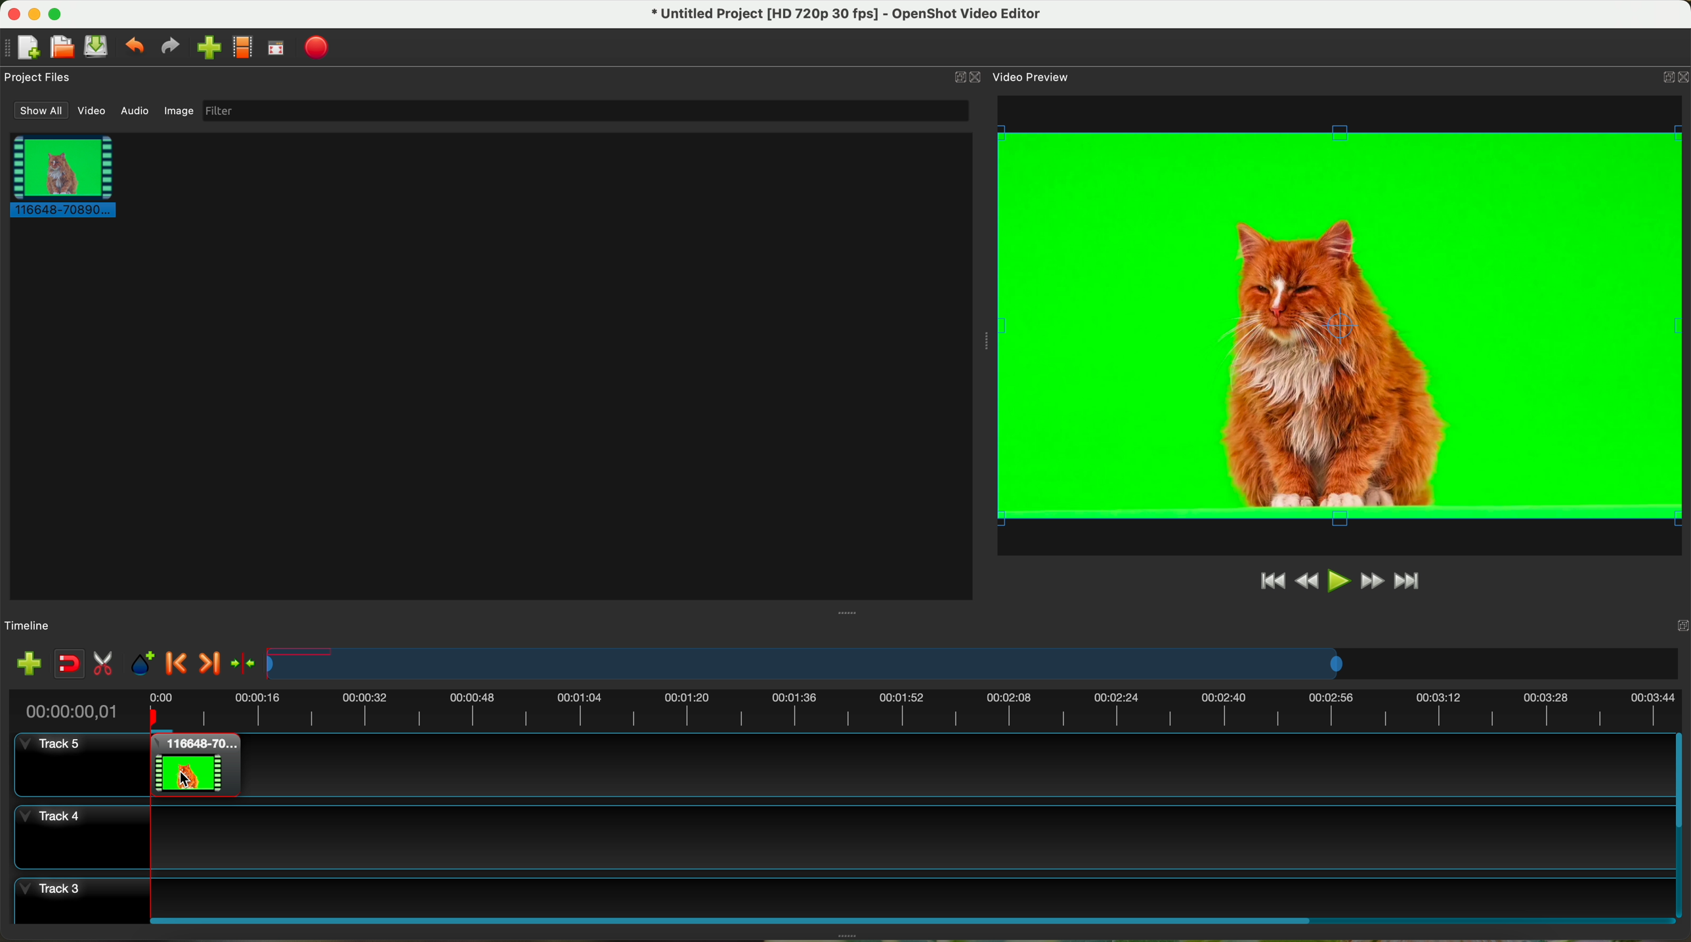 The height and width of the screenshot is (942, 1691). What do you see at coordinates (58, 750) in the screenshot?
I see `track 5` at bounding box center [58, 750].